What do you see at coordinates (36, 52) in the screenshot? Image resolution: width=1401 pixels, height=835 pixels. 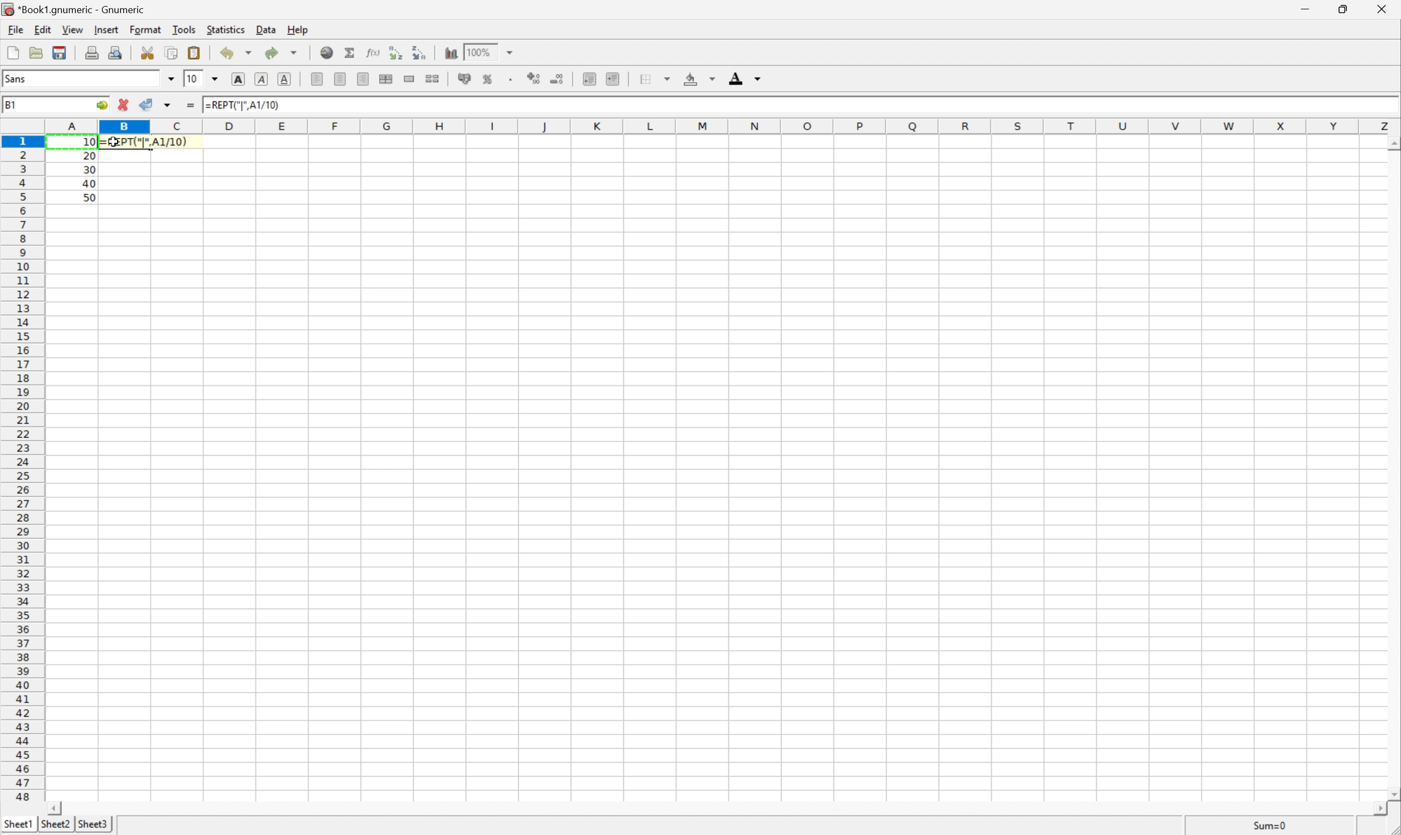 I see `Open a file` at bounding box center [36, 52].